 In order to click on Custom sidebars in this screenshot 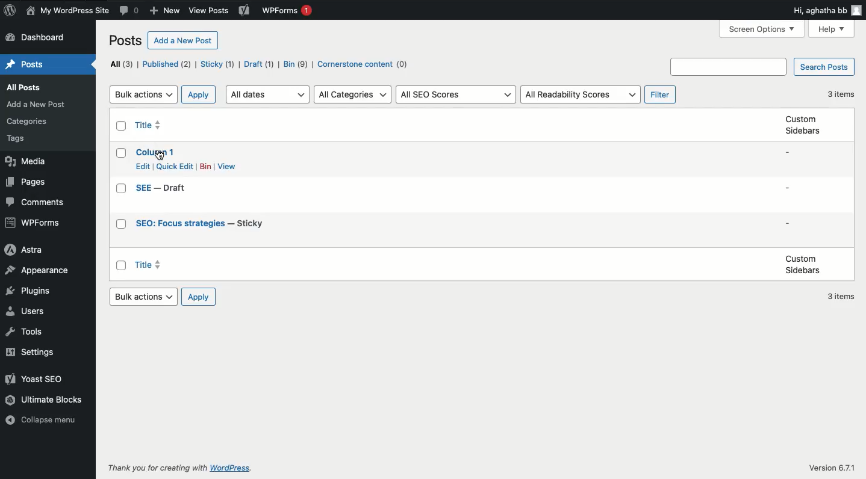, I will do `click(803, 125)`.